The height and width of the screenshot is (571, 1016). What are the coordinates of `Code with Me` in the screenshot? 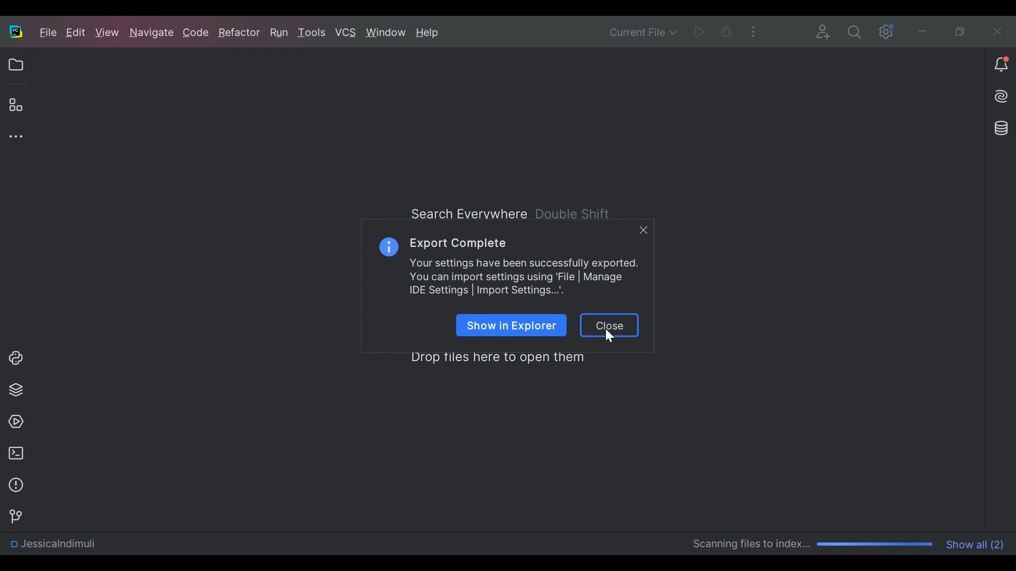 It's located at (824, 31).